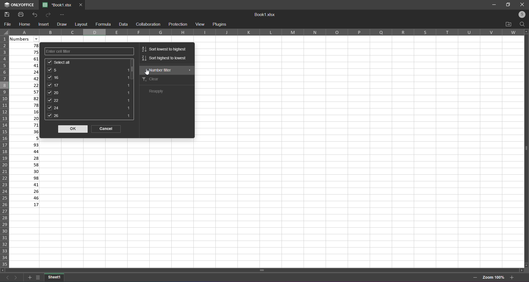 This screenshot has width=529, height=282. What do you see at coordinates (89, 117) in the screenshot?
I see `26` at bounding box center [89, 117].